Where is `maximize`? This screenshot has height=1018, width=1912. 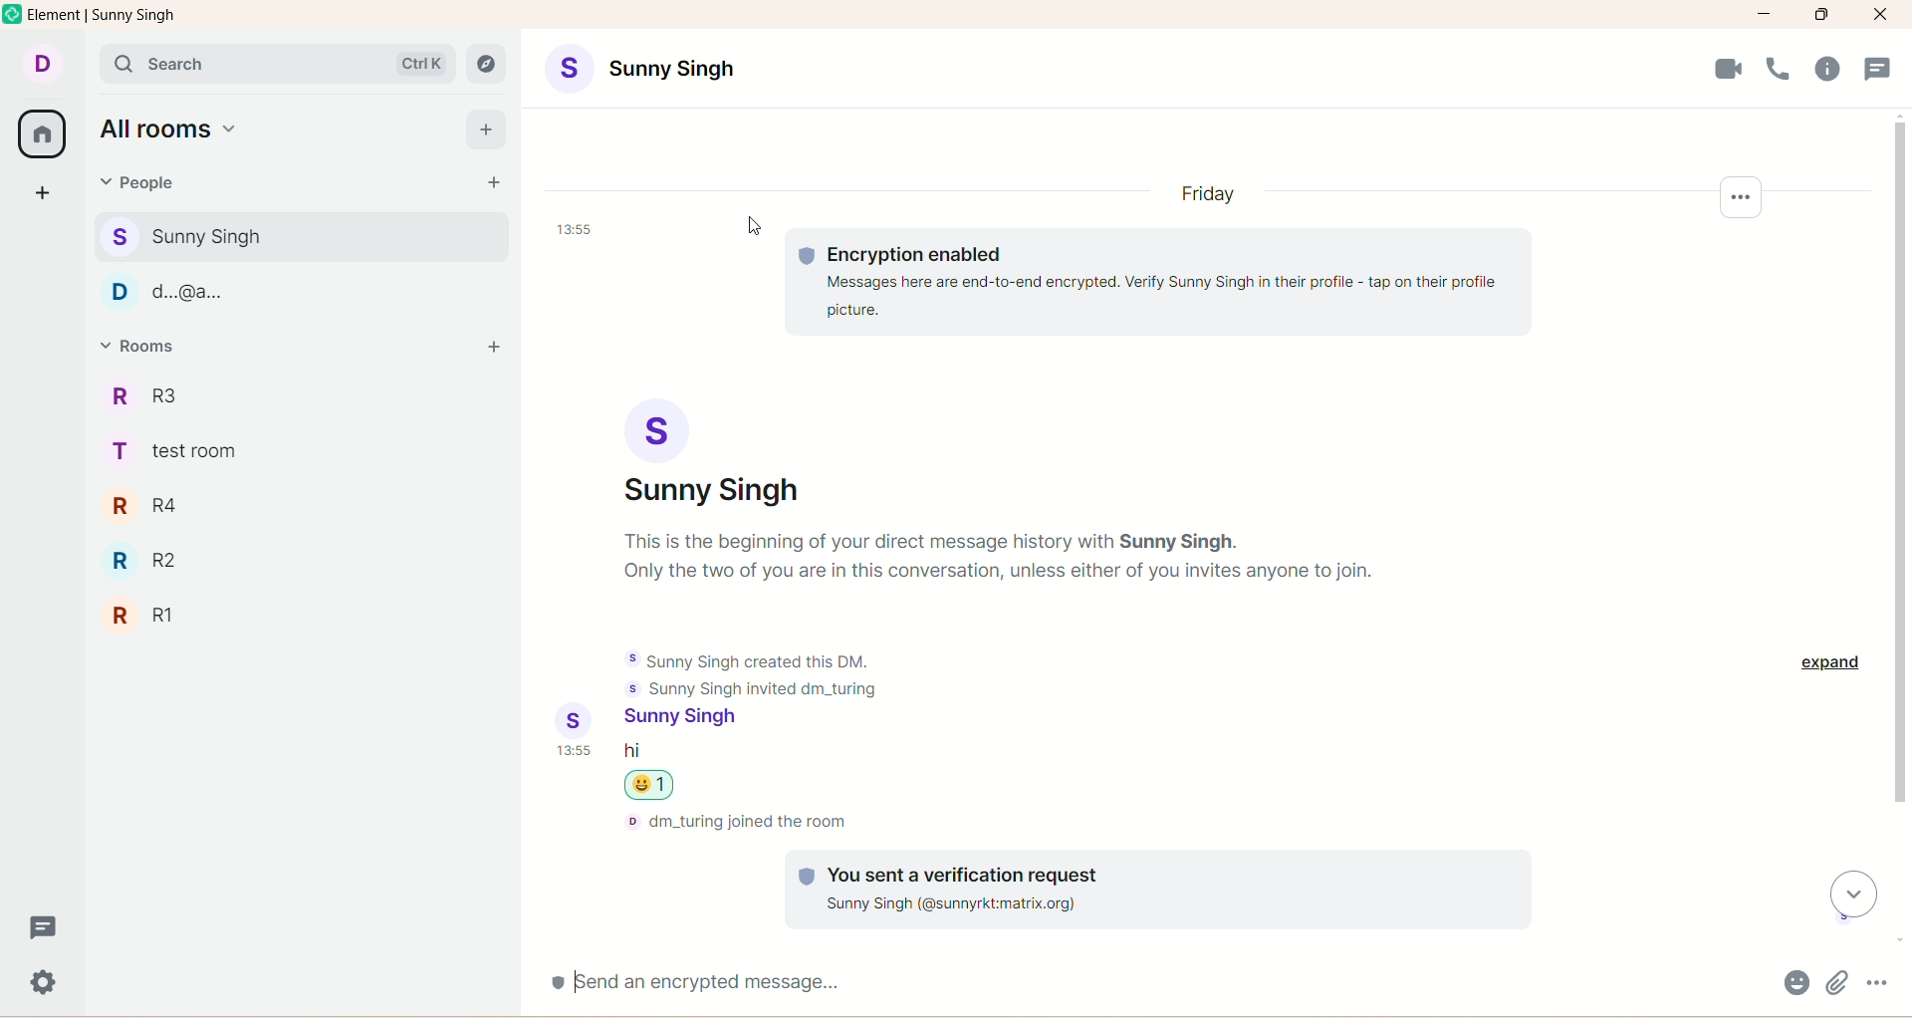 maximize is located at coordinates (1821, 15).